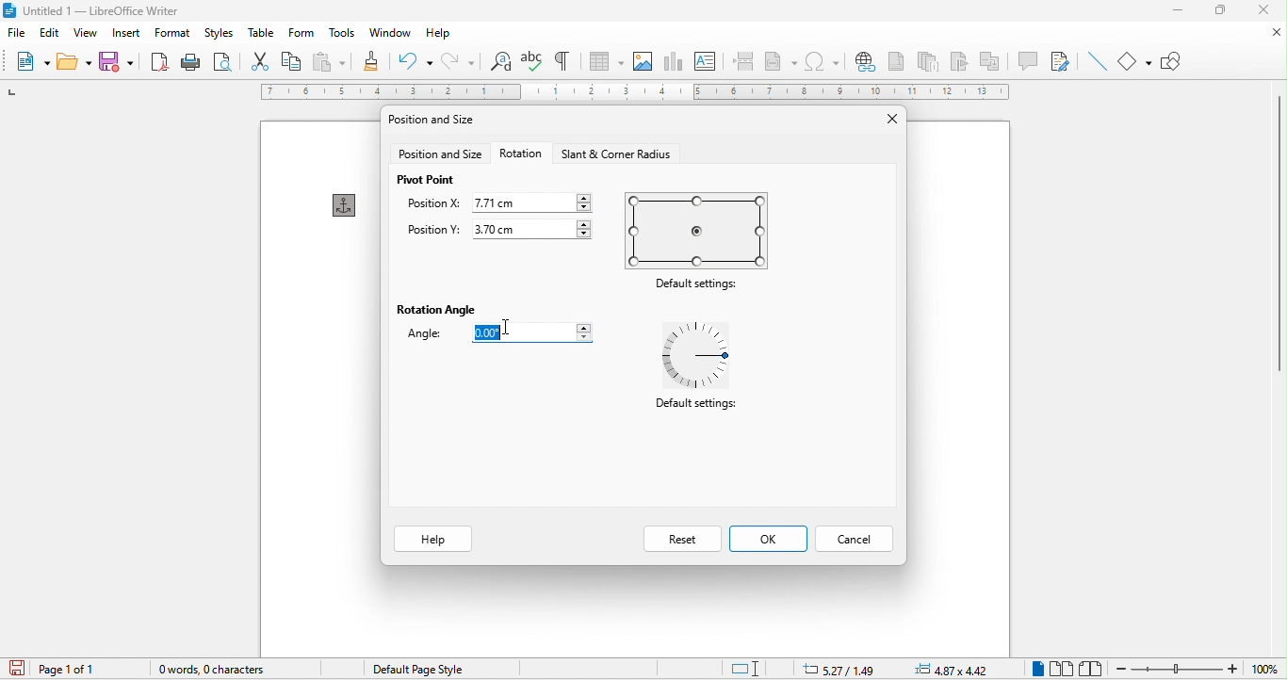  What do you see at coordinates (419, 334) in the screenshot?
I see `angle` at bounding box center [419, 334].